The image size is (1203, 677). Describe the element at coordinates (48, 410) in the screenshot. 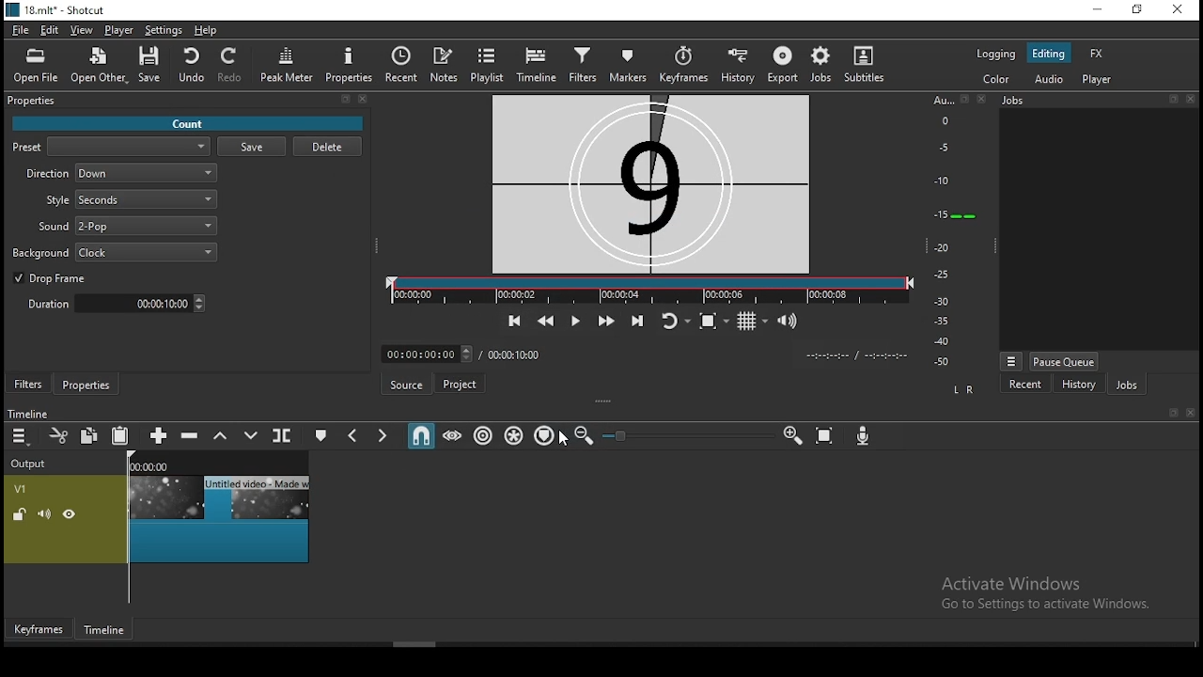

I see `Timeline` at that location.